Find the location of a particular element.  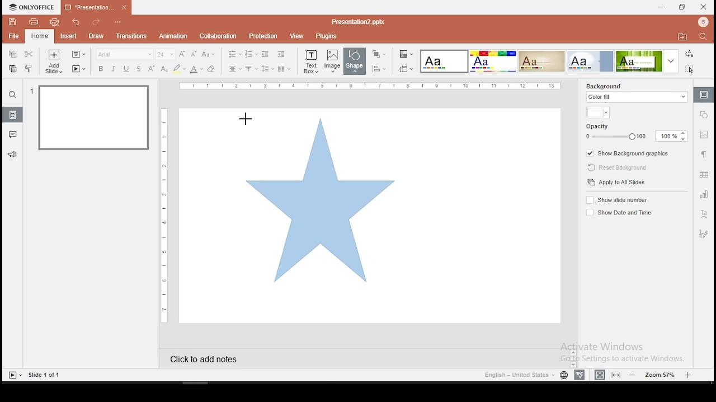

chart settings is located at coordinates (703, 194).